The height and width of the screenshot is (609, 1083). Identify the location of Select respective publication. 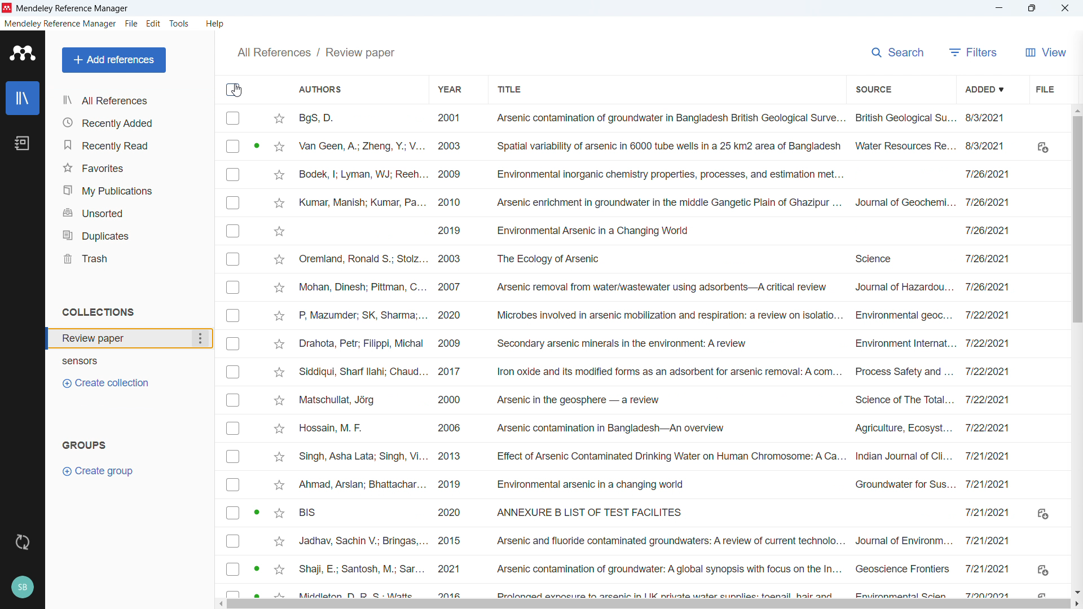
(232, 541).